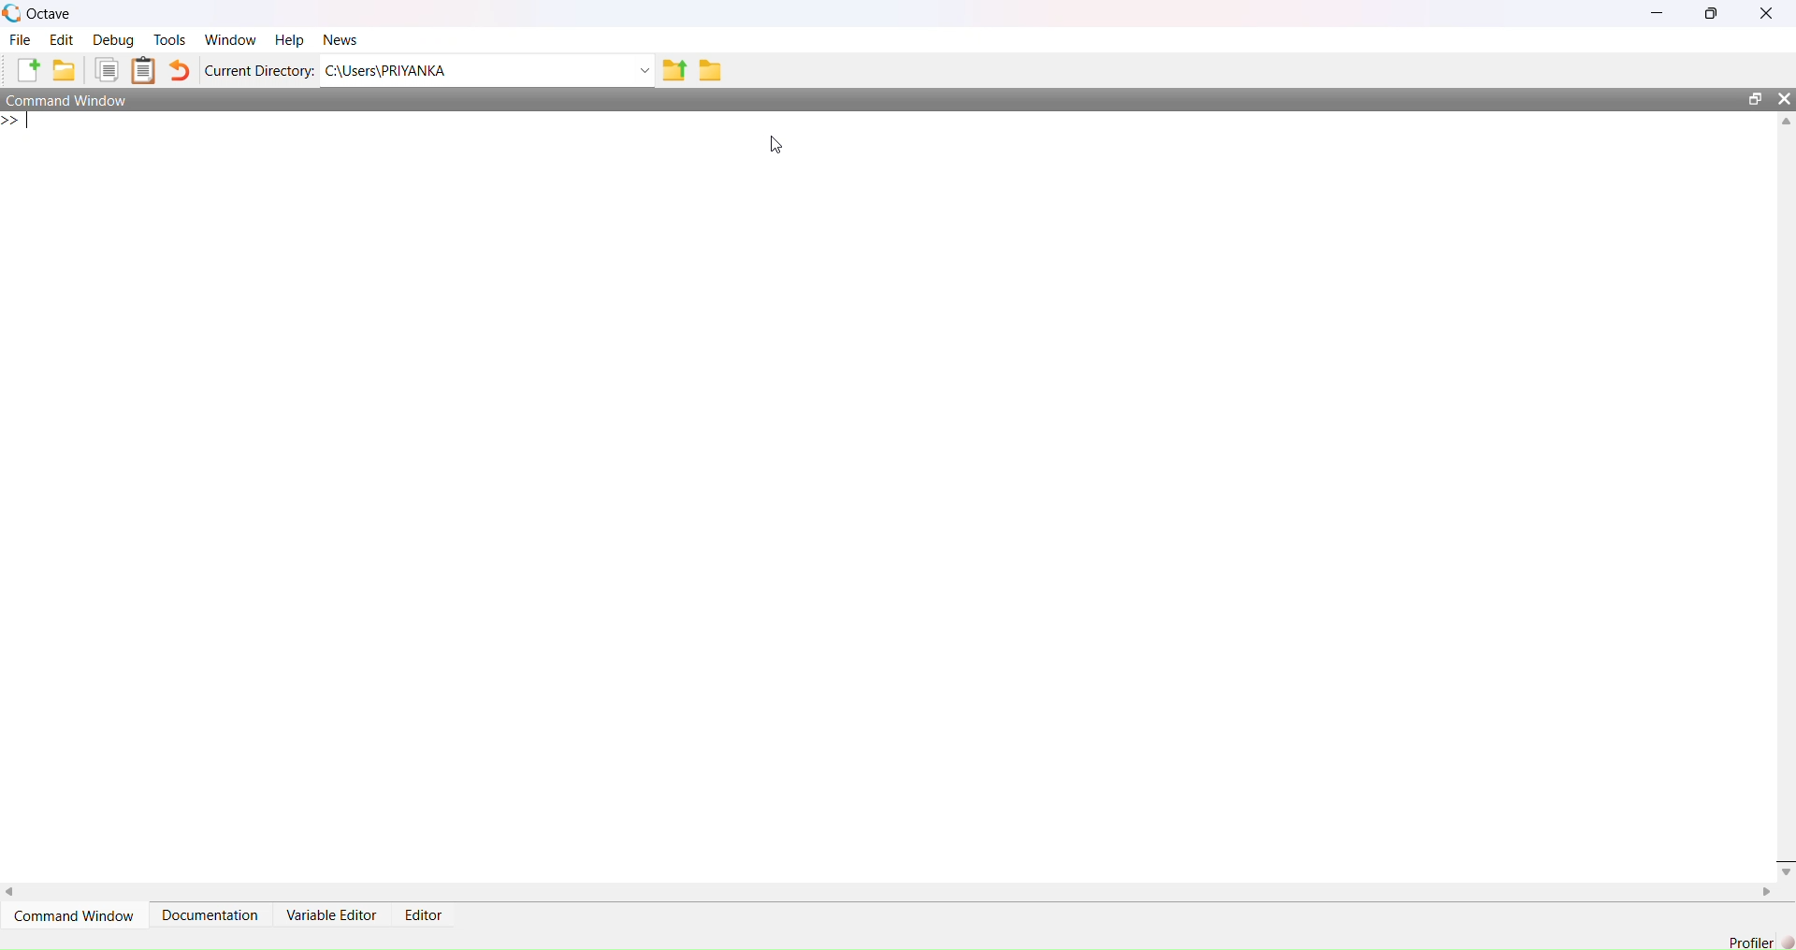 This screenshot has width=1796, height=950. What do you see at coordinates (173, 40) in the screenshot?
I see `Tools` at bounding box center [173, 40].